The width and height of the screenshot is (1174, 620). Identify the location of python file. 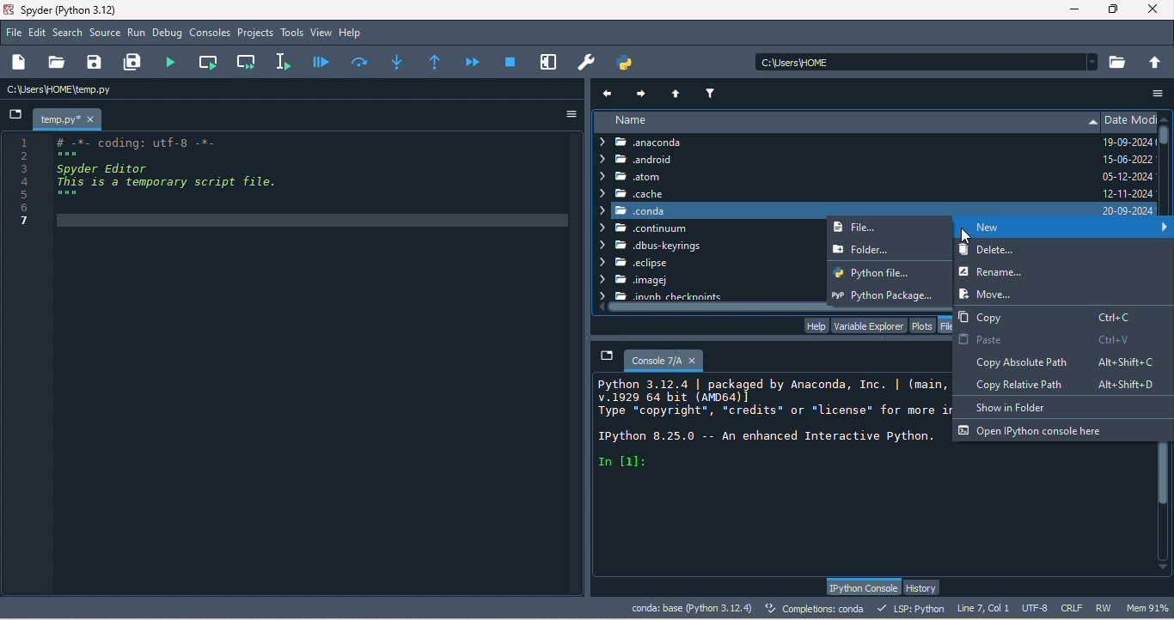
(884, 272).